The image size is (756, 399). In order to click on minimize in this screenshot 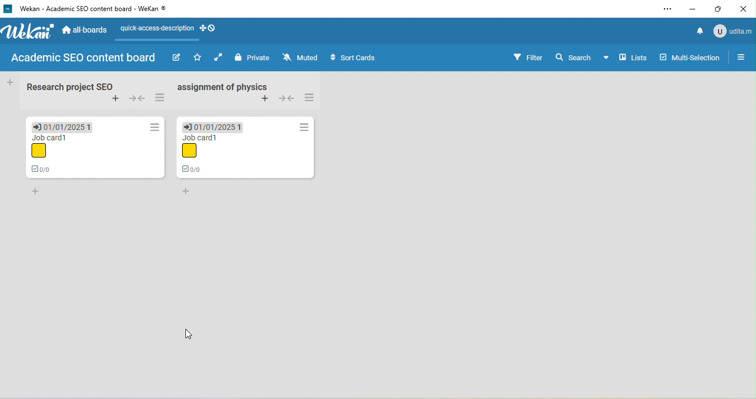, I will do `click(693, 8)`.